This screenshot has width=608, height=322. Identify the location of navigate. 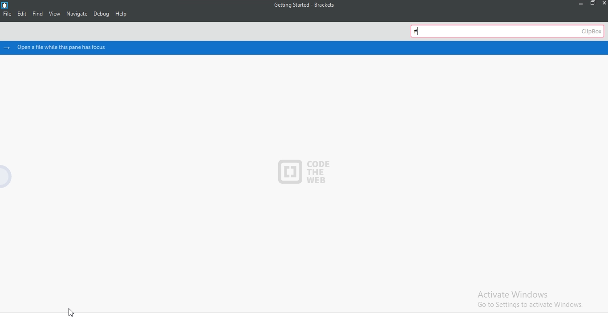
(76, 14).